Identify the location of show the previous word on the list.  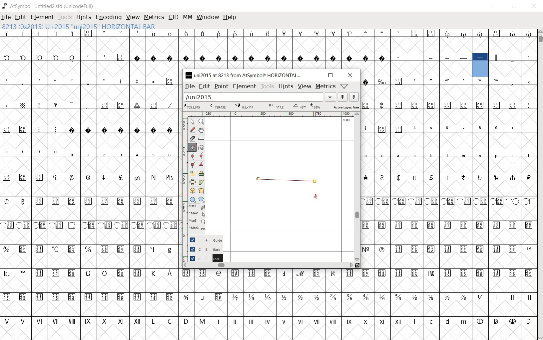
(354, 97).